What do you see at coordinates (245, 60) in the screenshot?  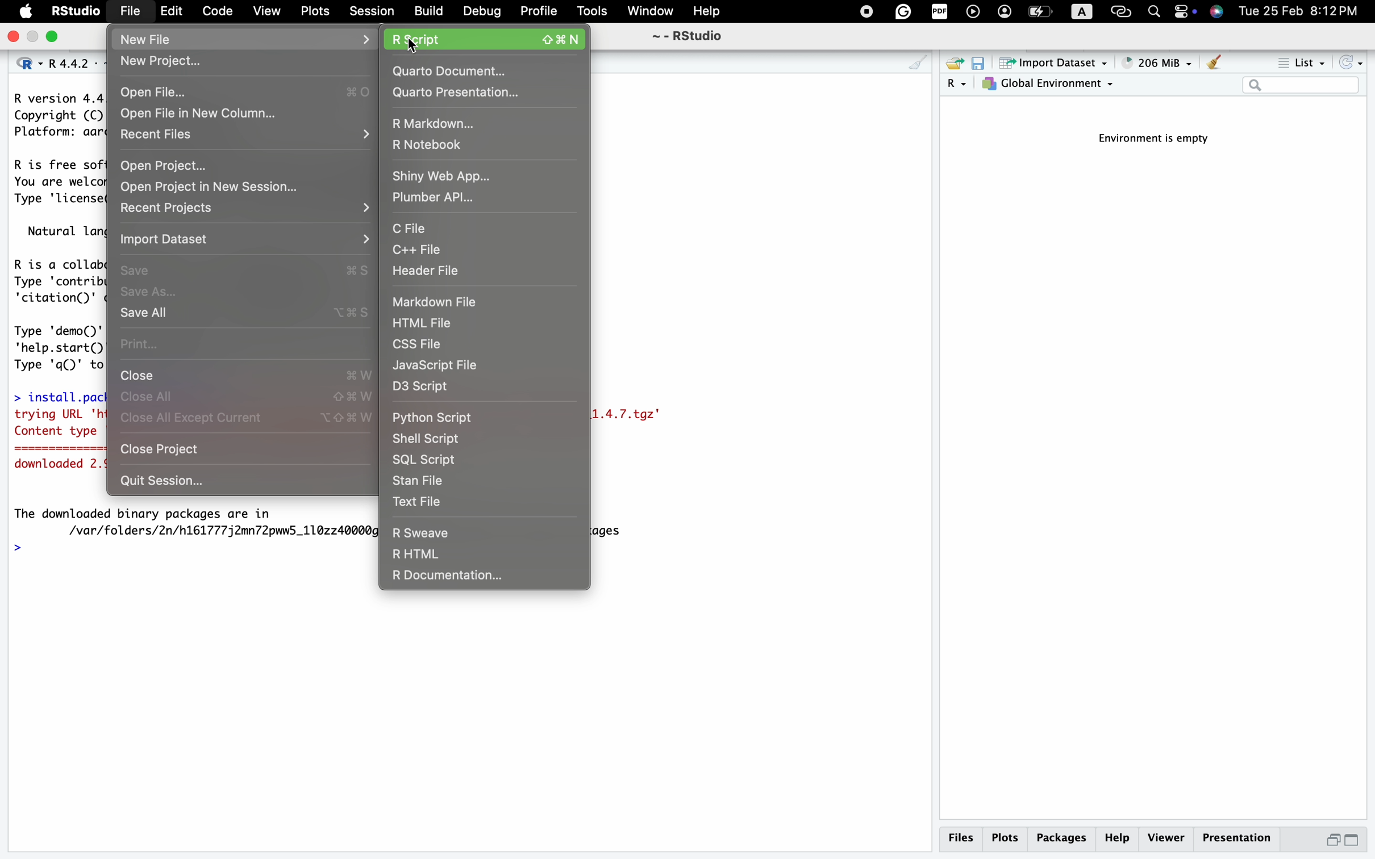 I see `New project` at bounding box center [245, 60].